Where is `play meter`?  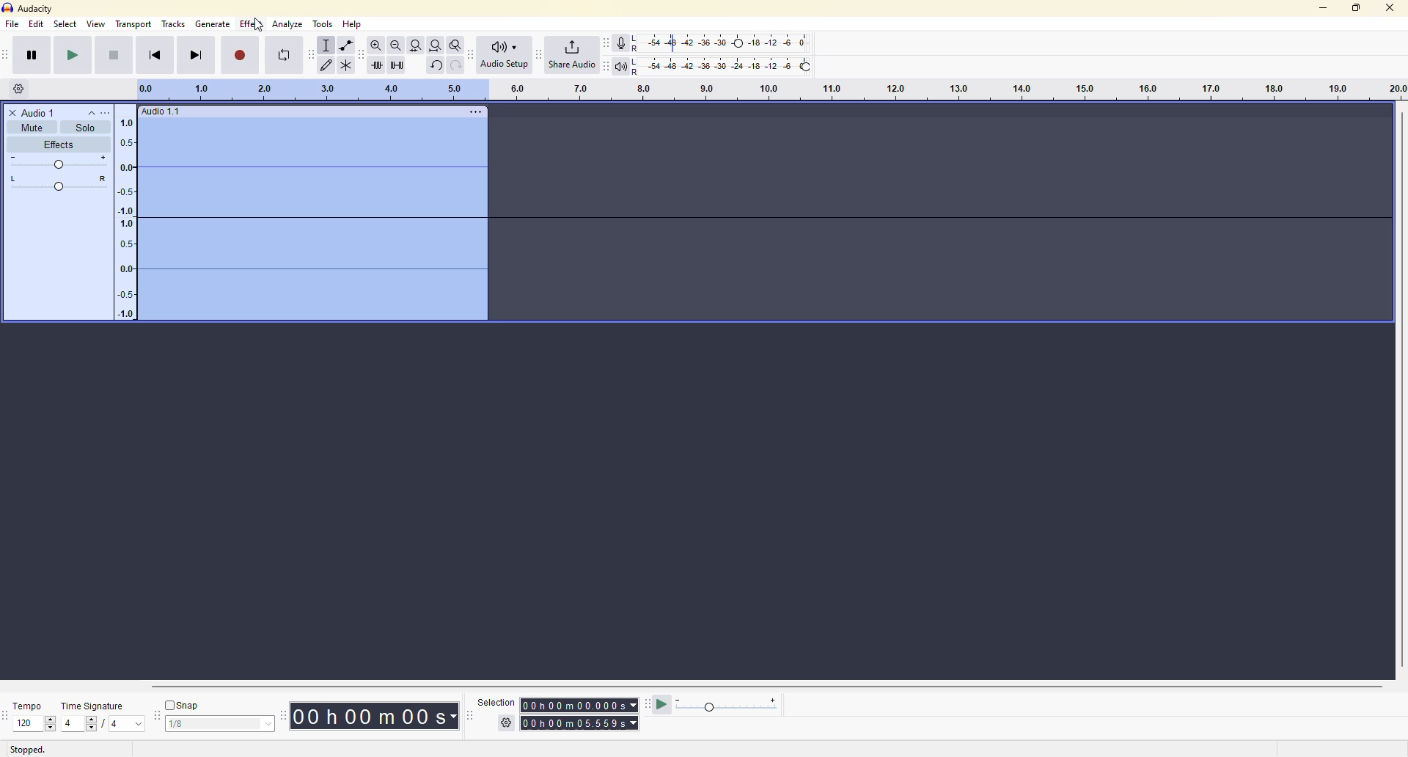
play meter is located at coordinates (728, 706).